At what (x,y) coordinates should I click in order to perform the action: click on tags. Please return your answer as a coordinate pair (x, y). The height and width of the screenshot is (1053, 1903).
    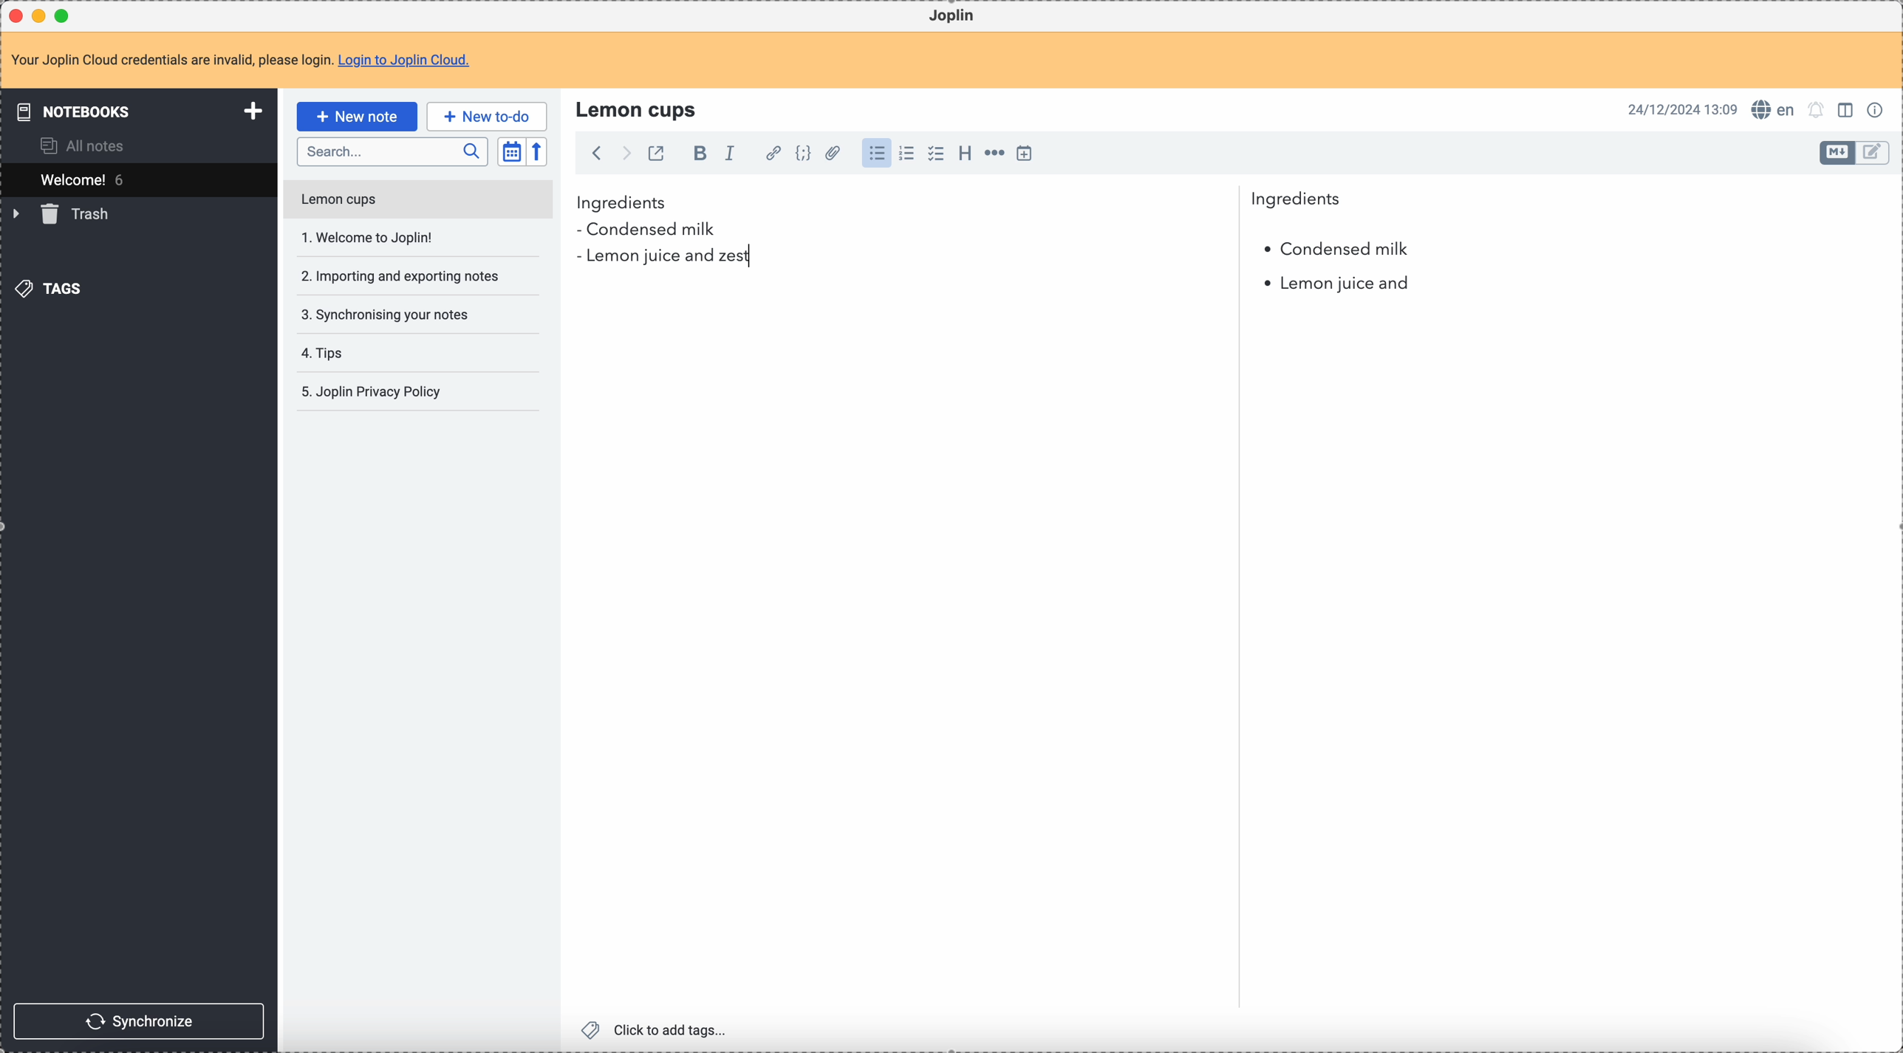
    Looking at the image, I should click on (52, 287).